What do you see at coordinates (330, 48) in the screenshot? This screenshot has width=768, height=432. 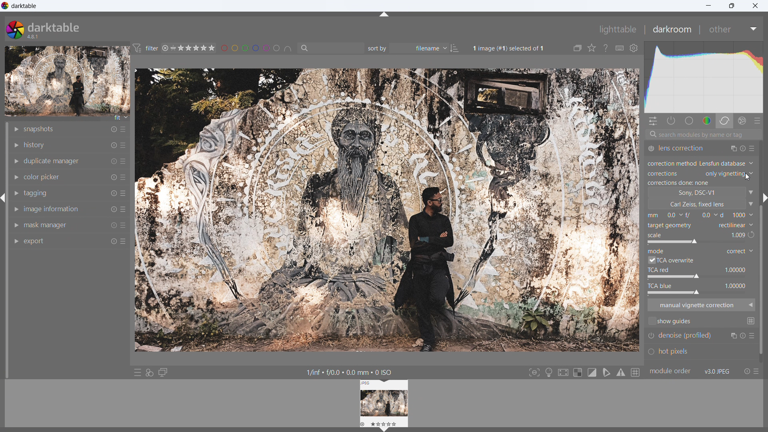 I see `filter by text from images metadata` at bounding box center [330, 48].